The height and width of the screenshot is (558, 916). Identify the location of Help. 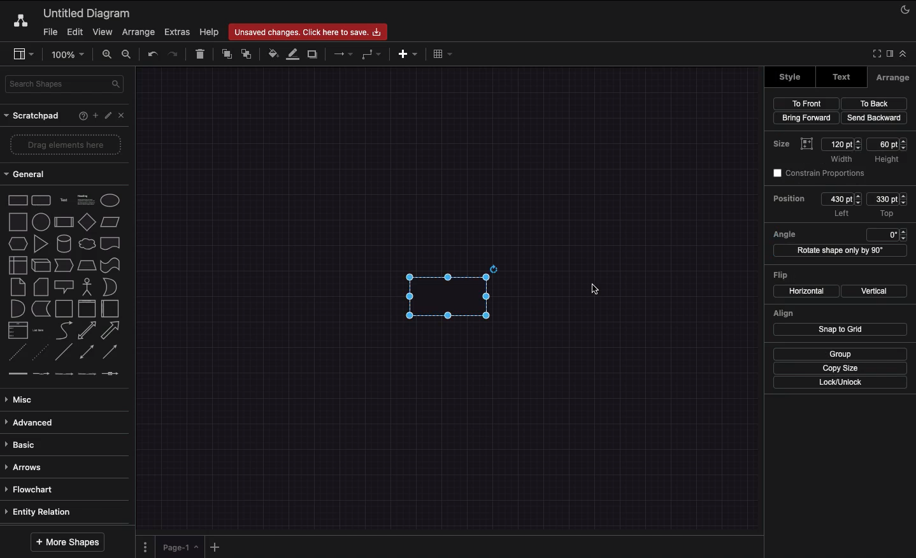
(208, 32).